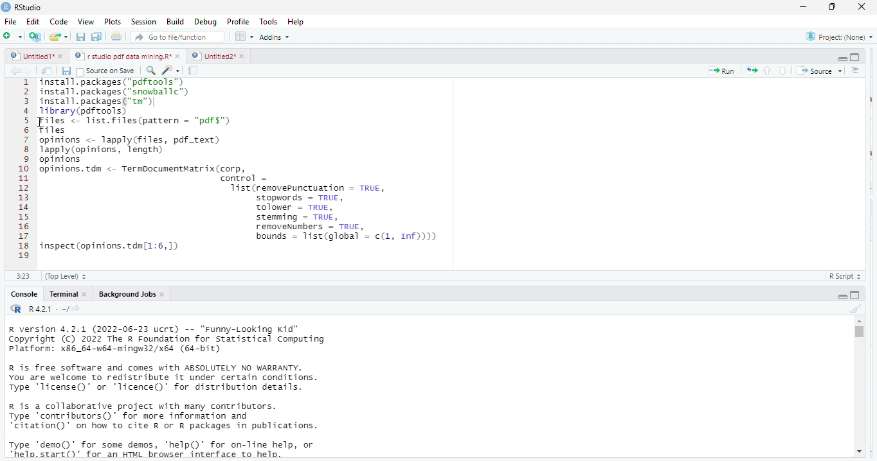  Describe the element at coordinates (175, 36) in the screenshot. I see `go to file /function` at that location.